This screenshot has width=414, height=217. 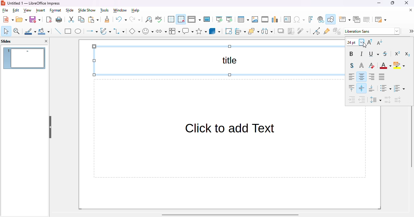 What do you see at coordinates (30, 31) in the screenshot?
I see `line color` at bounding box center [30, 31].